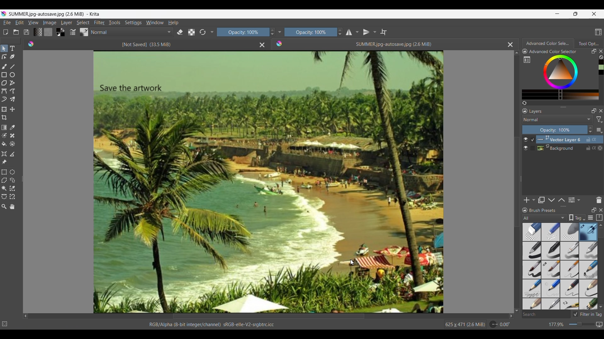  Describe the element at coordinates (558, 119) in the screenshot. I see `Mode options` at that location.